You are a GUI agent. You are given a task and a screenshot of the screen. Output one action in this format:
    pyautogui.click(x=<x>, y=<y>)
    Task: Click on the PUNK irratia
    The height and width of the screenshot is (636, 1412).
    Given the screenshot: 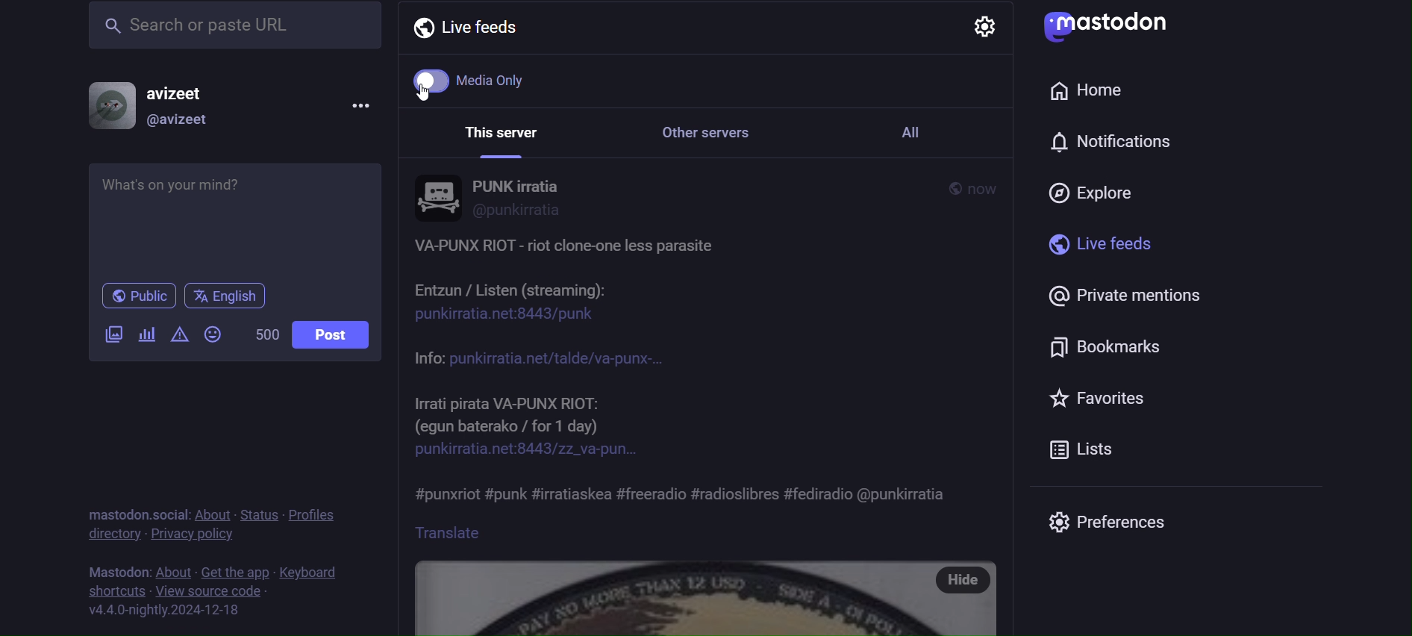 What is the action you would take?
    pyautogui.click(x=519, y=184)
    